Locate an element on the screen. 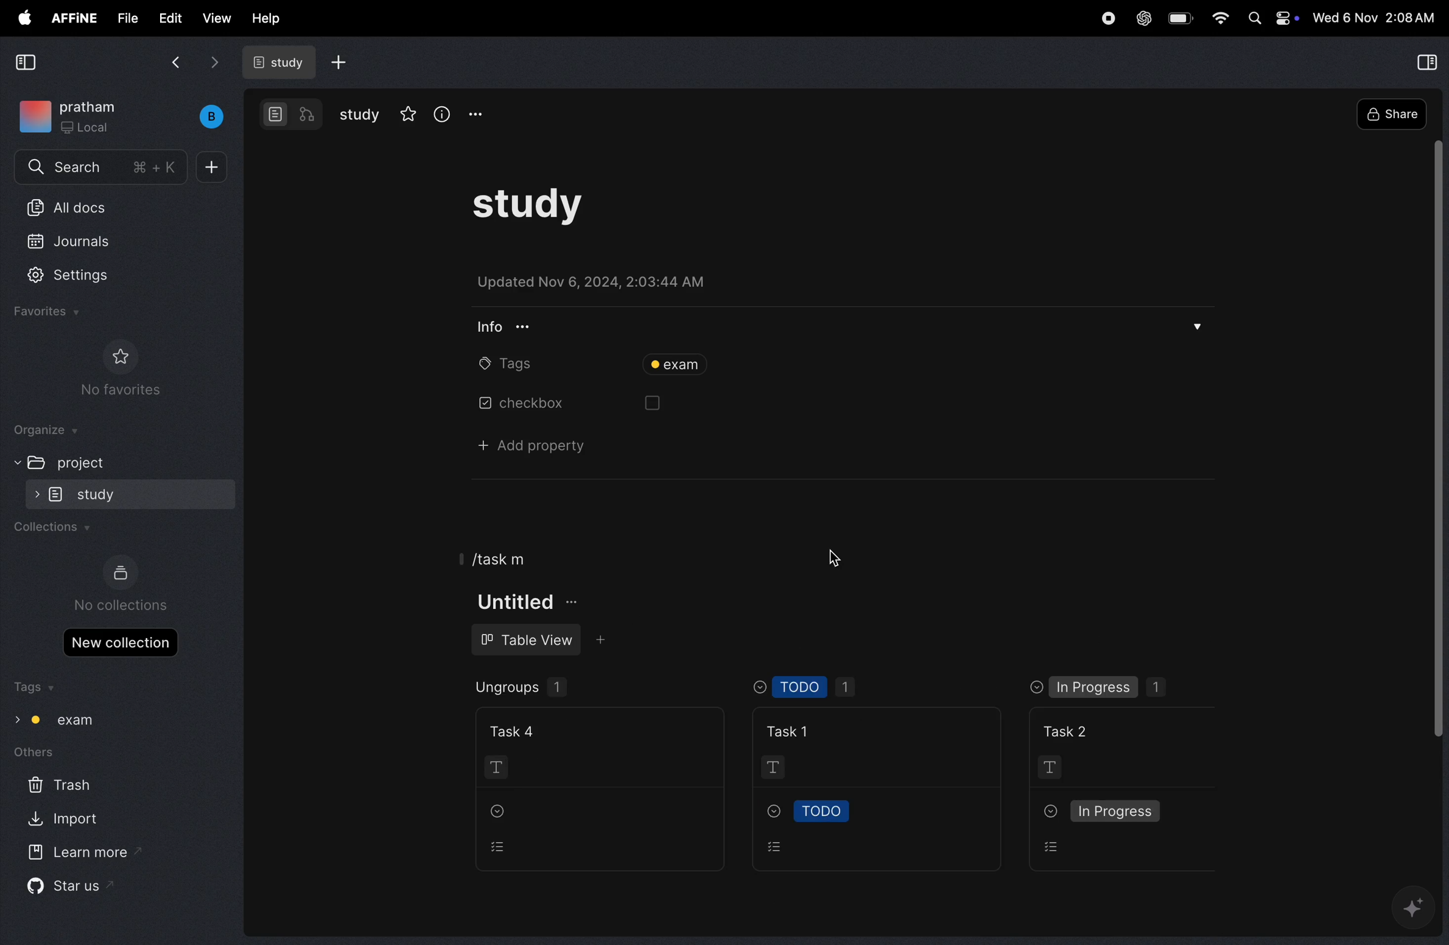  organize is located at coordinates (49, 429).